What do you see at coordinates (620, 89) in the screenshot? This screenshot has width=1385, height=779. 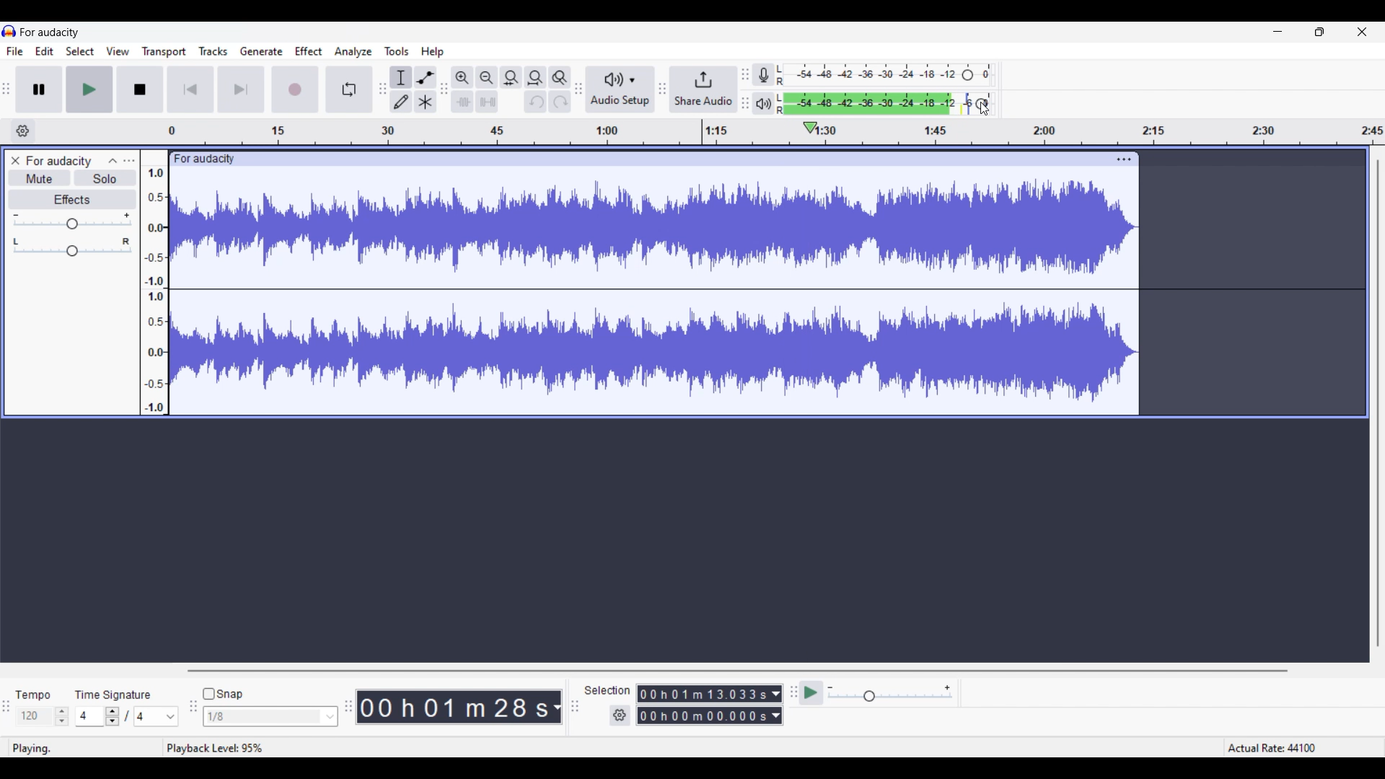 I see `Audio setup` at bounding box center [620, 89].